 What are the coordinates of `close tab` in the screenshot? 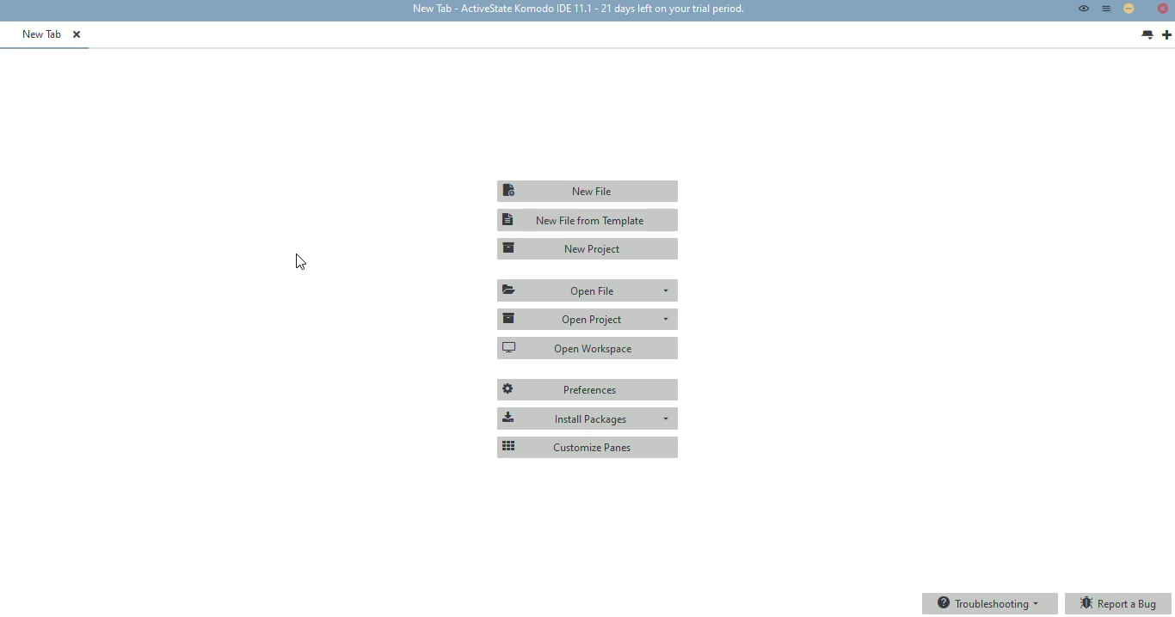 It's located at (77, 34).